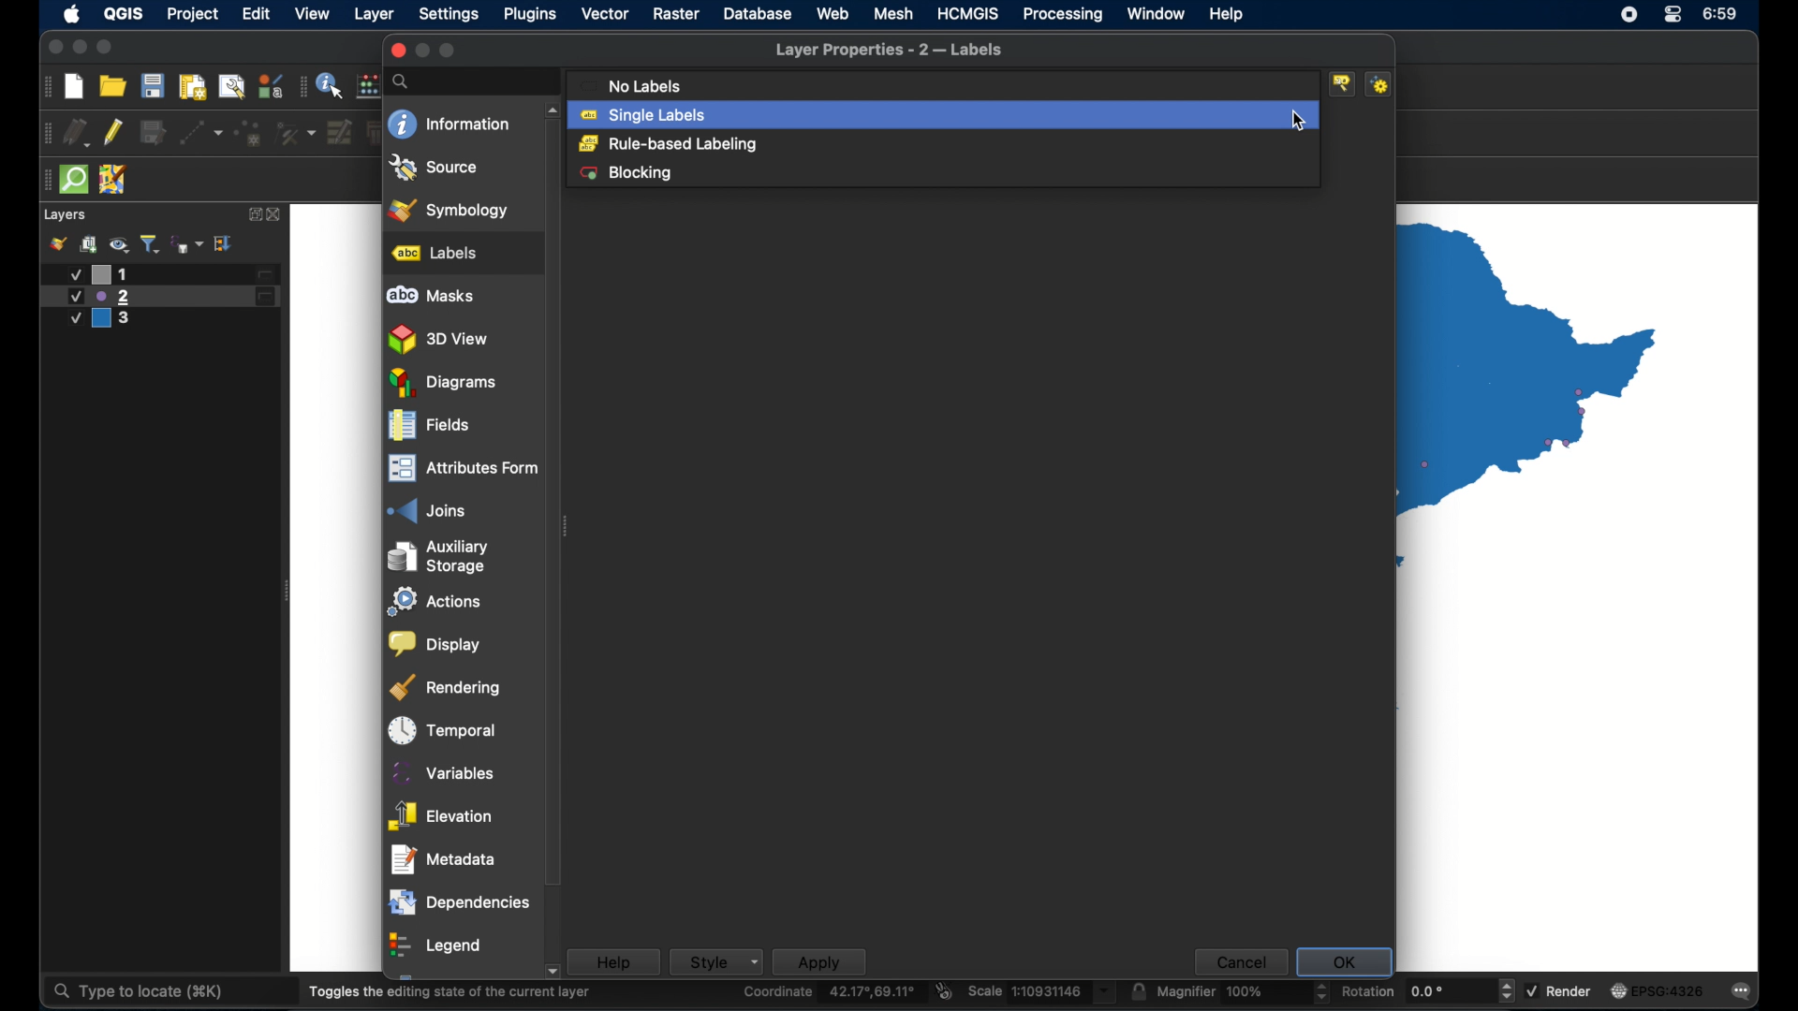  What do you see at coordinates (715, 961) in the screenshot?
I see `style` at bounding box center [715, 961].